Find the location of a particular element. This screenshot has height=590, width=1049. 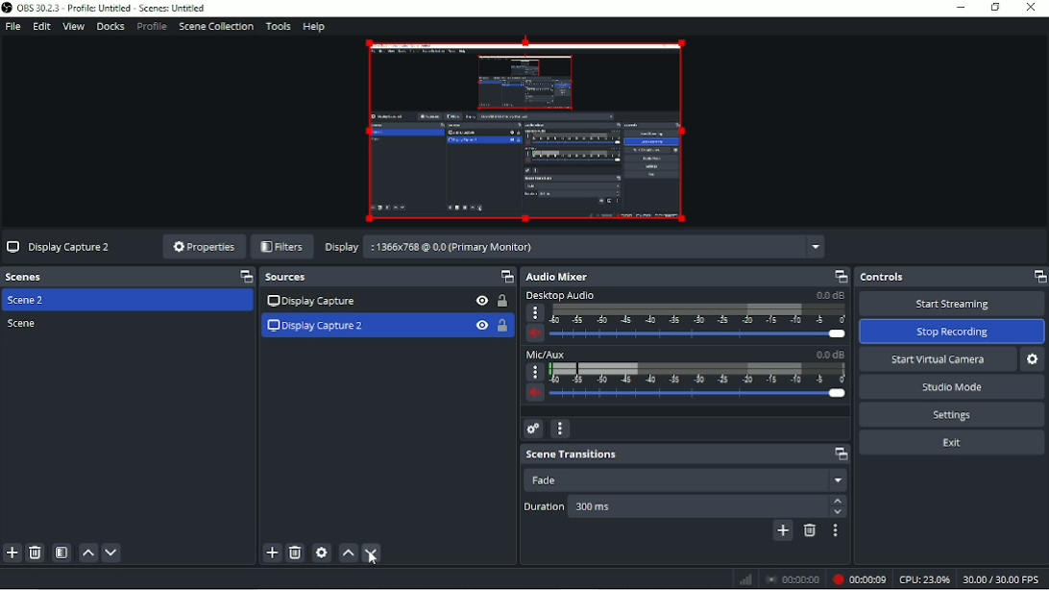

Add configurable transition is located at coordinates (782, 532).